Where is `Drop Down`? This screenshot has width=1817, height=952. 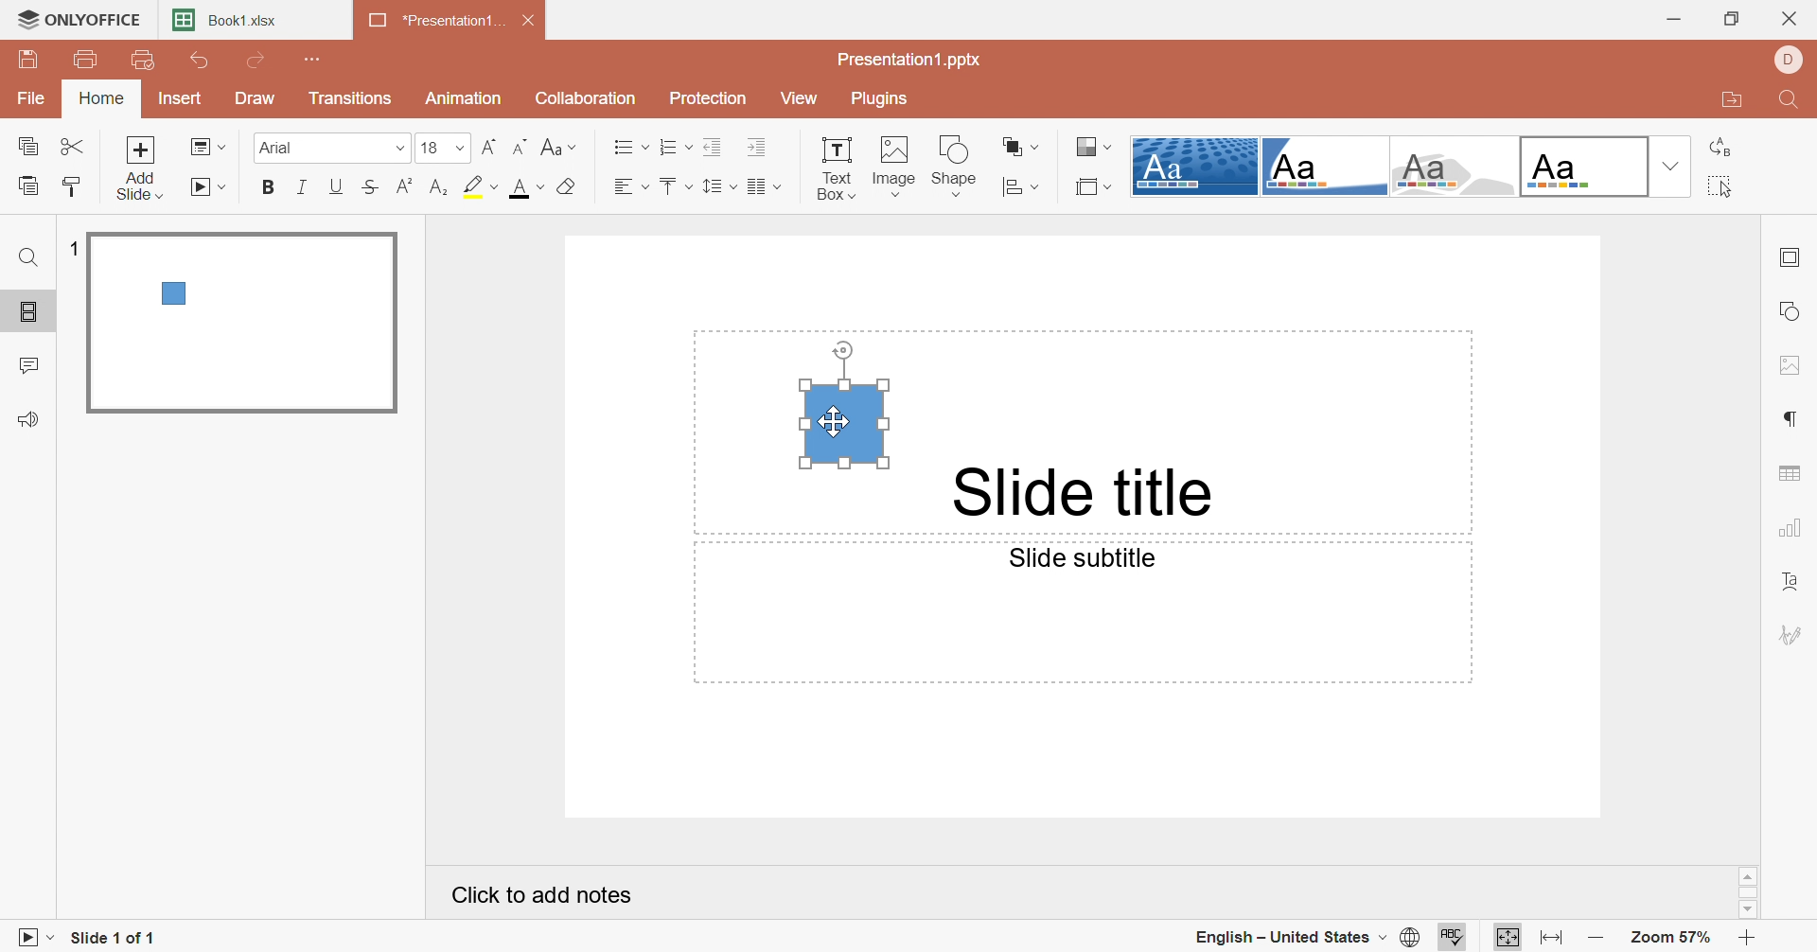 Drop Down is located at coordinates (458, 149).